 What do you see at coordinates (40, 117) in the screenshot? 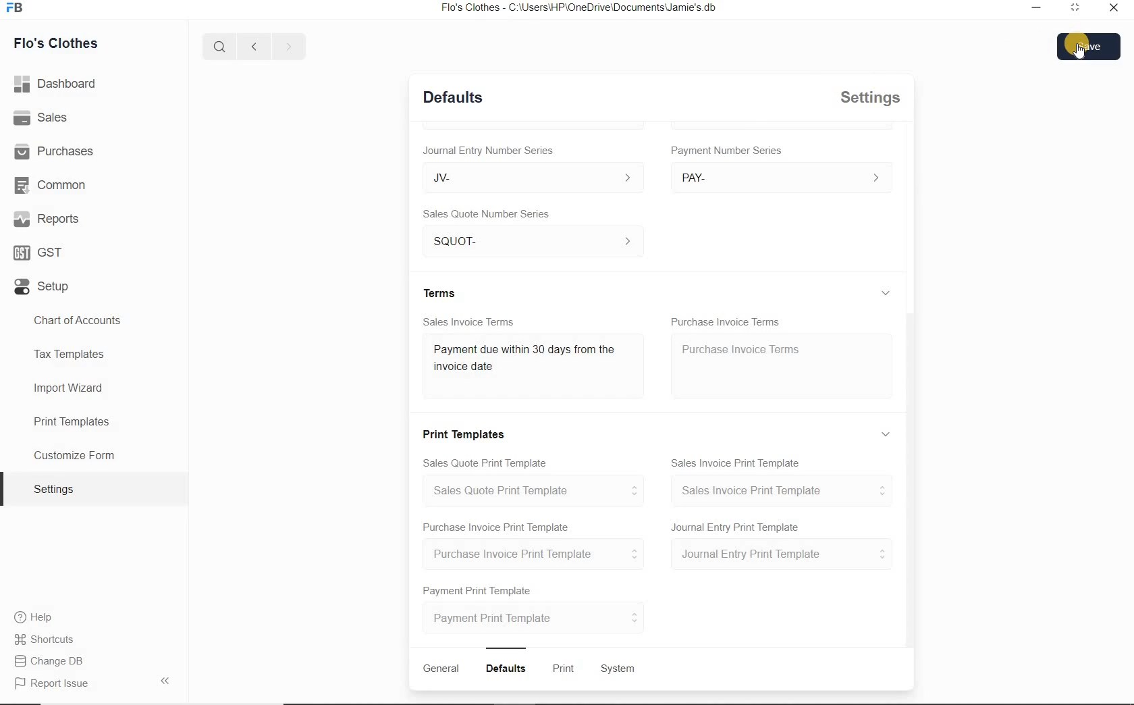
I see `Sales` at bounding box center [40, 117].